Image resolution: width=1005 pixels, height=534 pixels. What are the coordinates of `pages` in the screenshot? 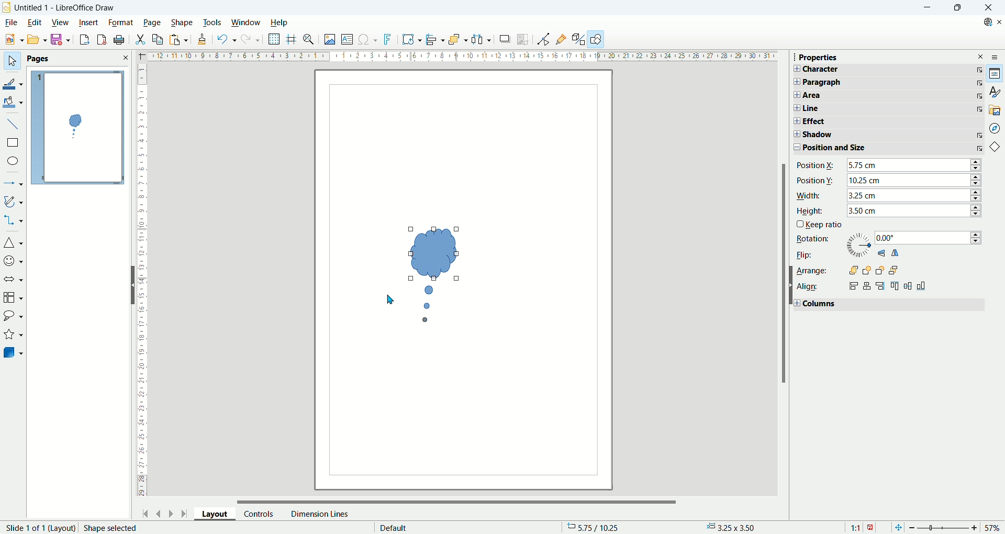 It's located at (77, 59).